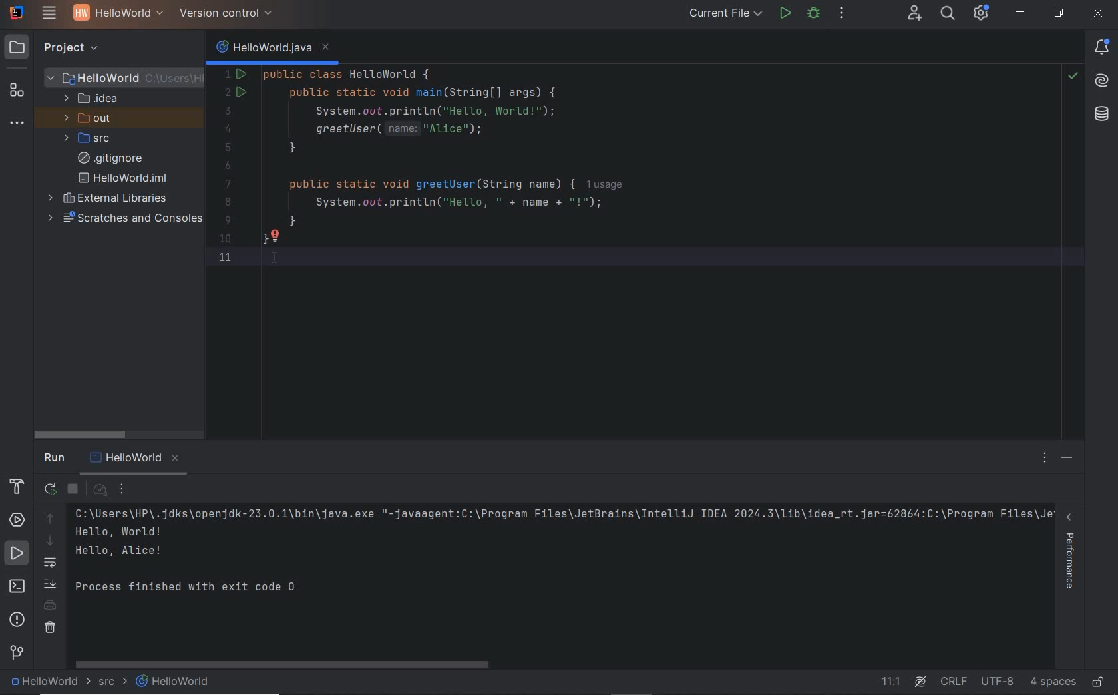 The width and height of the screenshot is (1118, 695). What do you see at coordinates (1021, 13) in the screenshot?
I see `minimize` at bounding box center [1021, 13].